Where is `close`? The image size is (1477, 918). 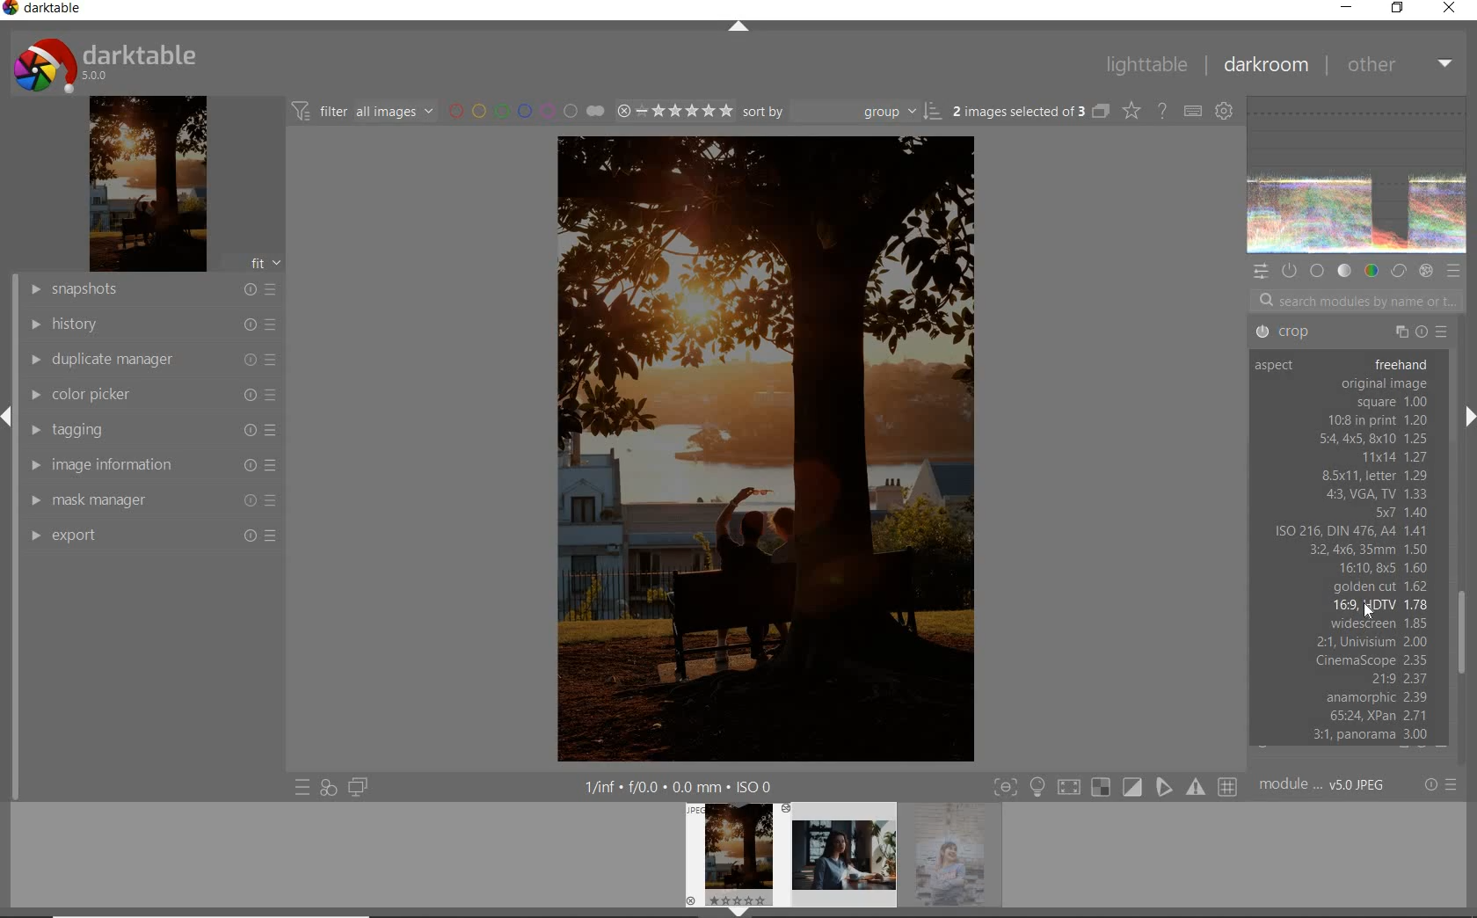 close is located at coordinates (1448, 9).